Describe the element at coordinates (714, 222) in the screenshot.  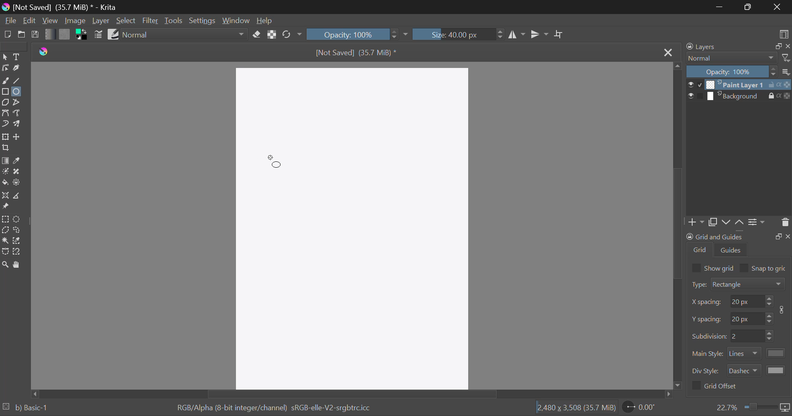
I see `Copy Layers` at that location.